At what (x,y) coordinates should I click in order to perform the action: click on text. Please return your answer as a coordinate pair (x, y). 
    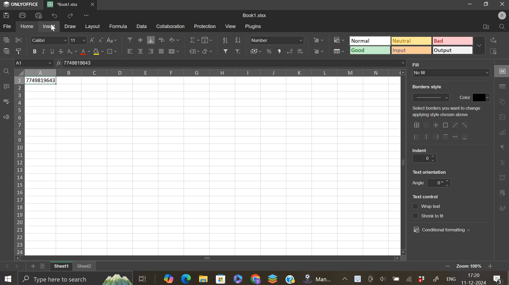
    Looking at the image, I should click on (446, 111).